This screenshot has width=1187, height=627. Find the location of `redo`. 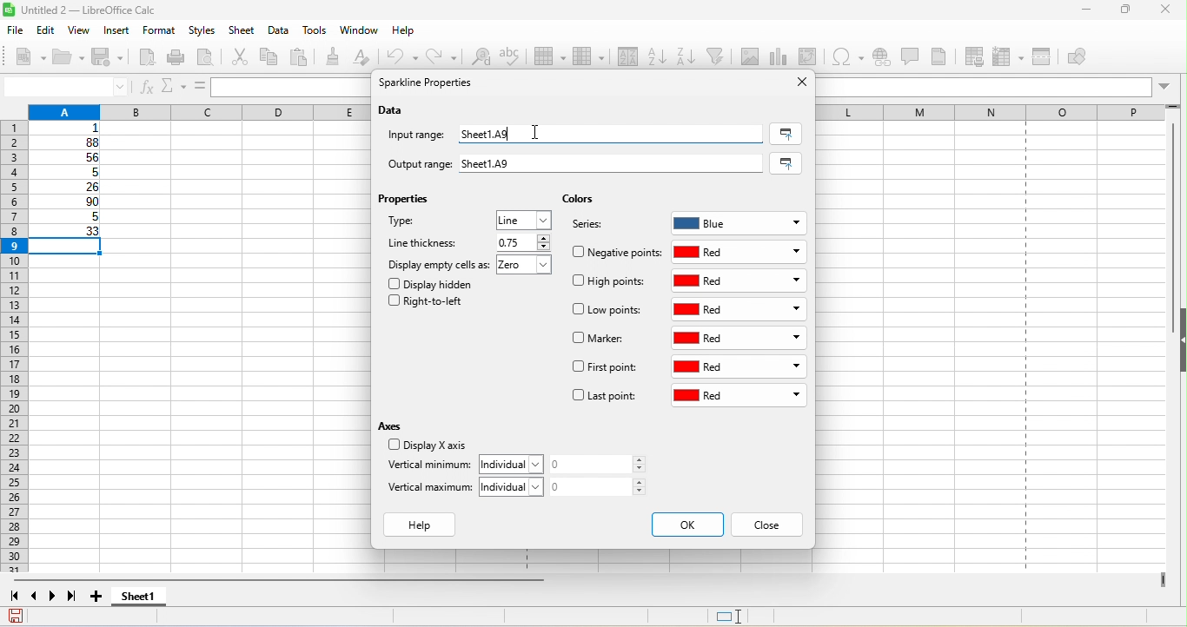

redo is located at coordinates (446, 56).